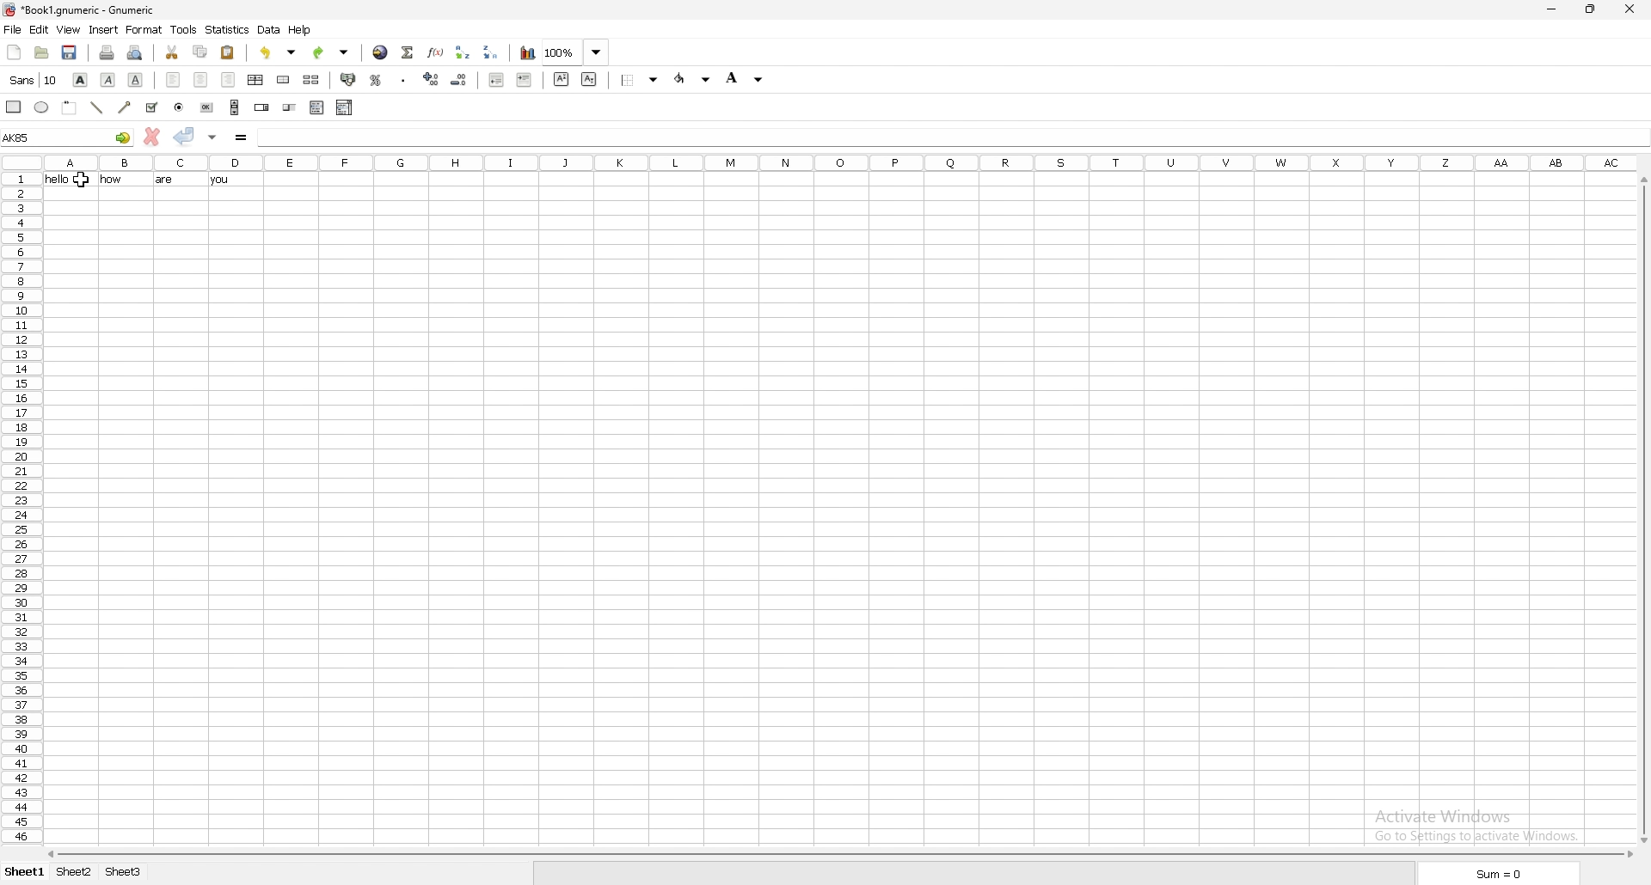 This screenshot has height=885, width=1651. What do you see at coordinates (178, 107) in the screenshot?
I see `radio button` at bounding box center [178, 107].